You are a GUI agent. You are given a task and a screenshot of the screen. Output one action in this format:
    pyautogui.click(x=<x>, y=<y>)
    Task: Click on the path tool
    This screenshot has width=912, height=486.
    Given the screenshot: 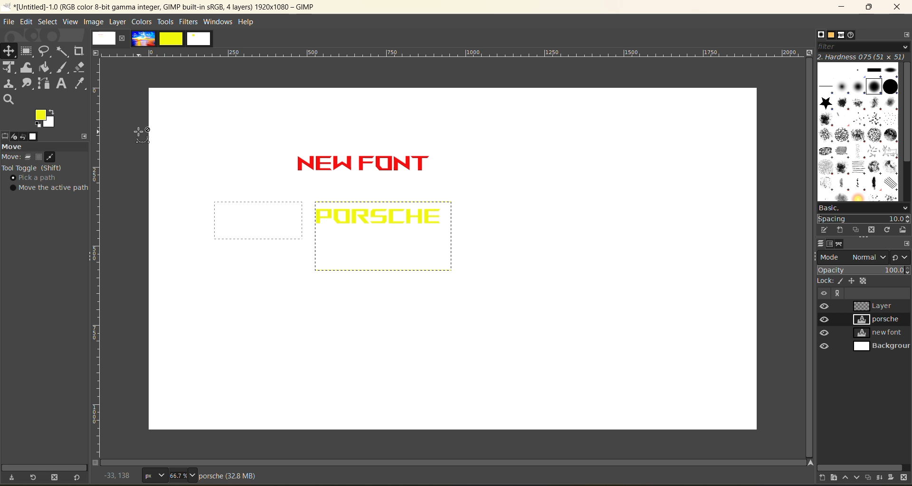 What is the action you would take?
    pyautogui.click(x=44, y=83)
    